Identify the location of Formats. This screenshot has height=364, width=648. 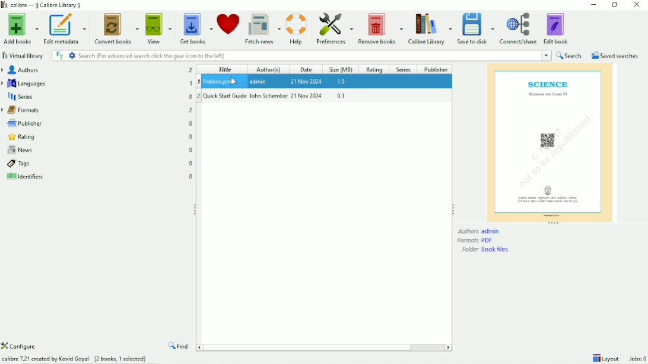
(23, 110).